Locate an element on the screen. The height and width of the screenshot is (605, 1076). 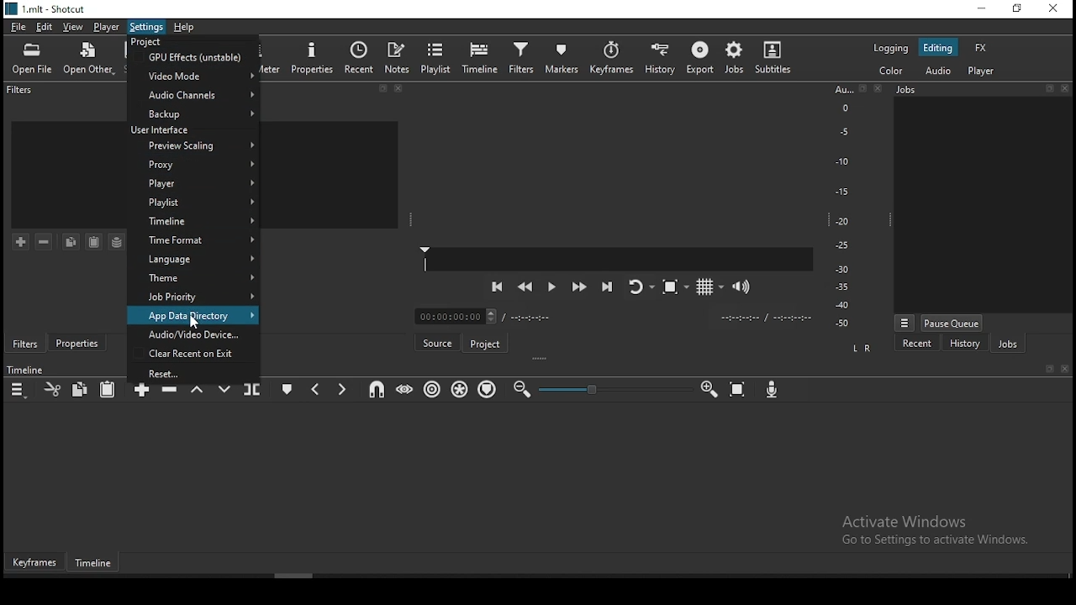
ripple delete is located at coordinates (170, 391).